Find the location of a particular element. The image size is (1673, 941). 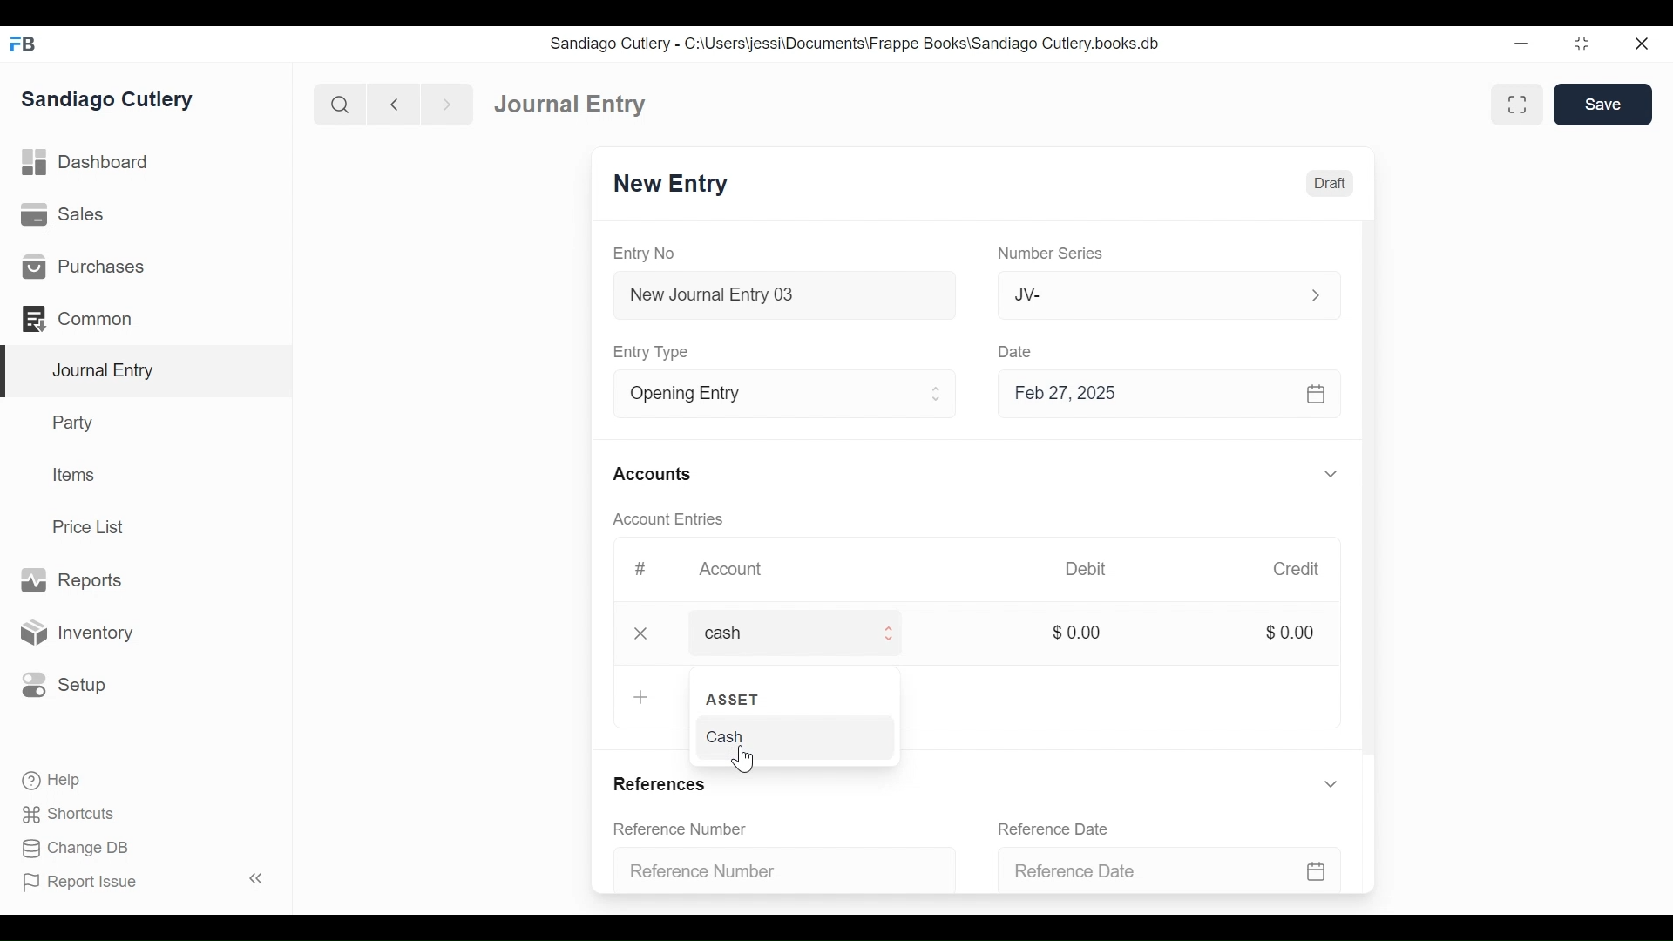

Account Entries is located at coordinates (667, 519).